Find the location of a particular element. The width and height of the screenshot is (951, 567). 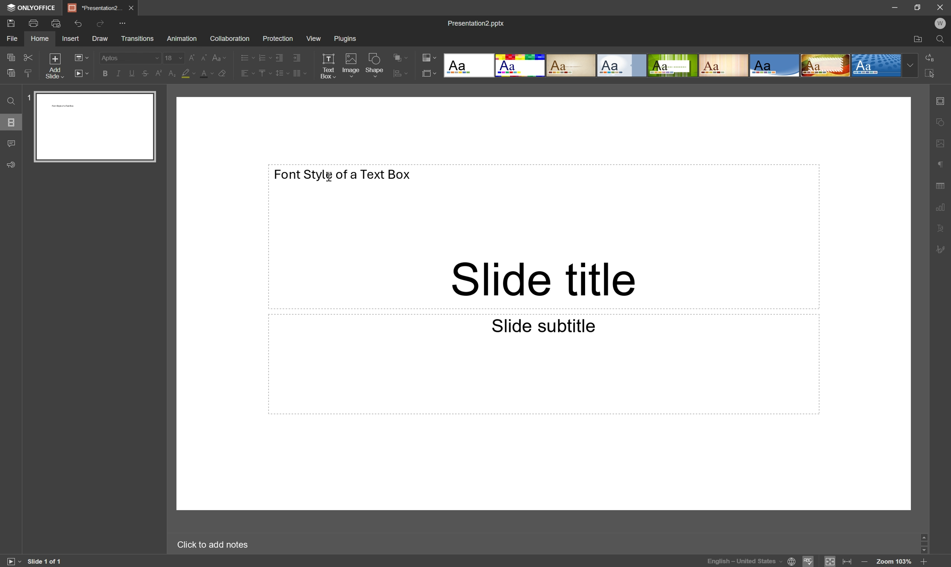

cursor is located at coordinates (329, 178).